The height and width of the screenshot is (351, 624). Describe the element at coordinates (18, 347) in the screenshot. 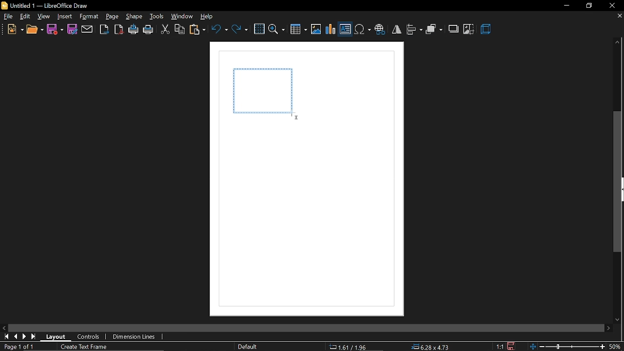

I see `current page` at that location.